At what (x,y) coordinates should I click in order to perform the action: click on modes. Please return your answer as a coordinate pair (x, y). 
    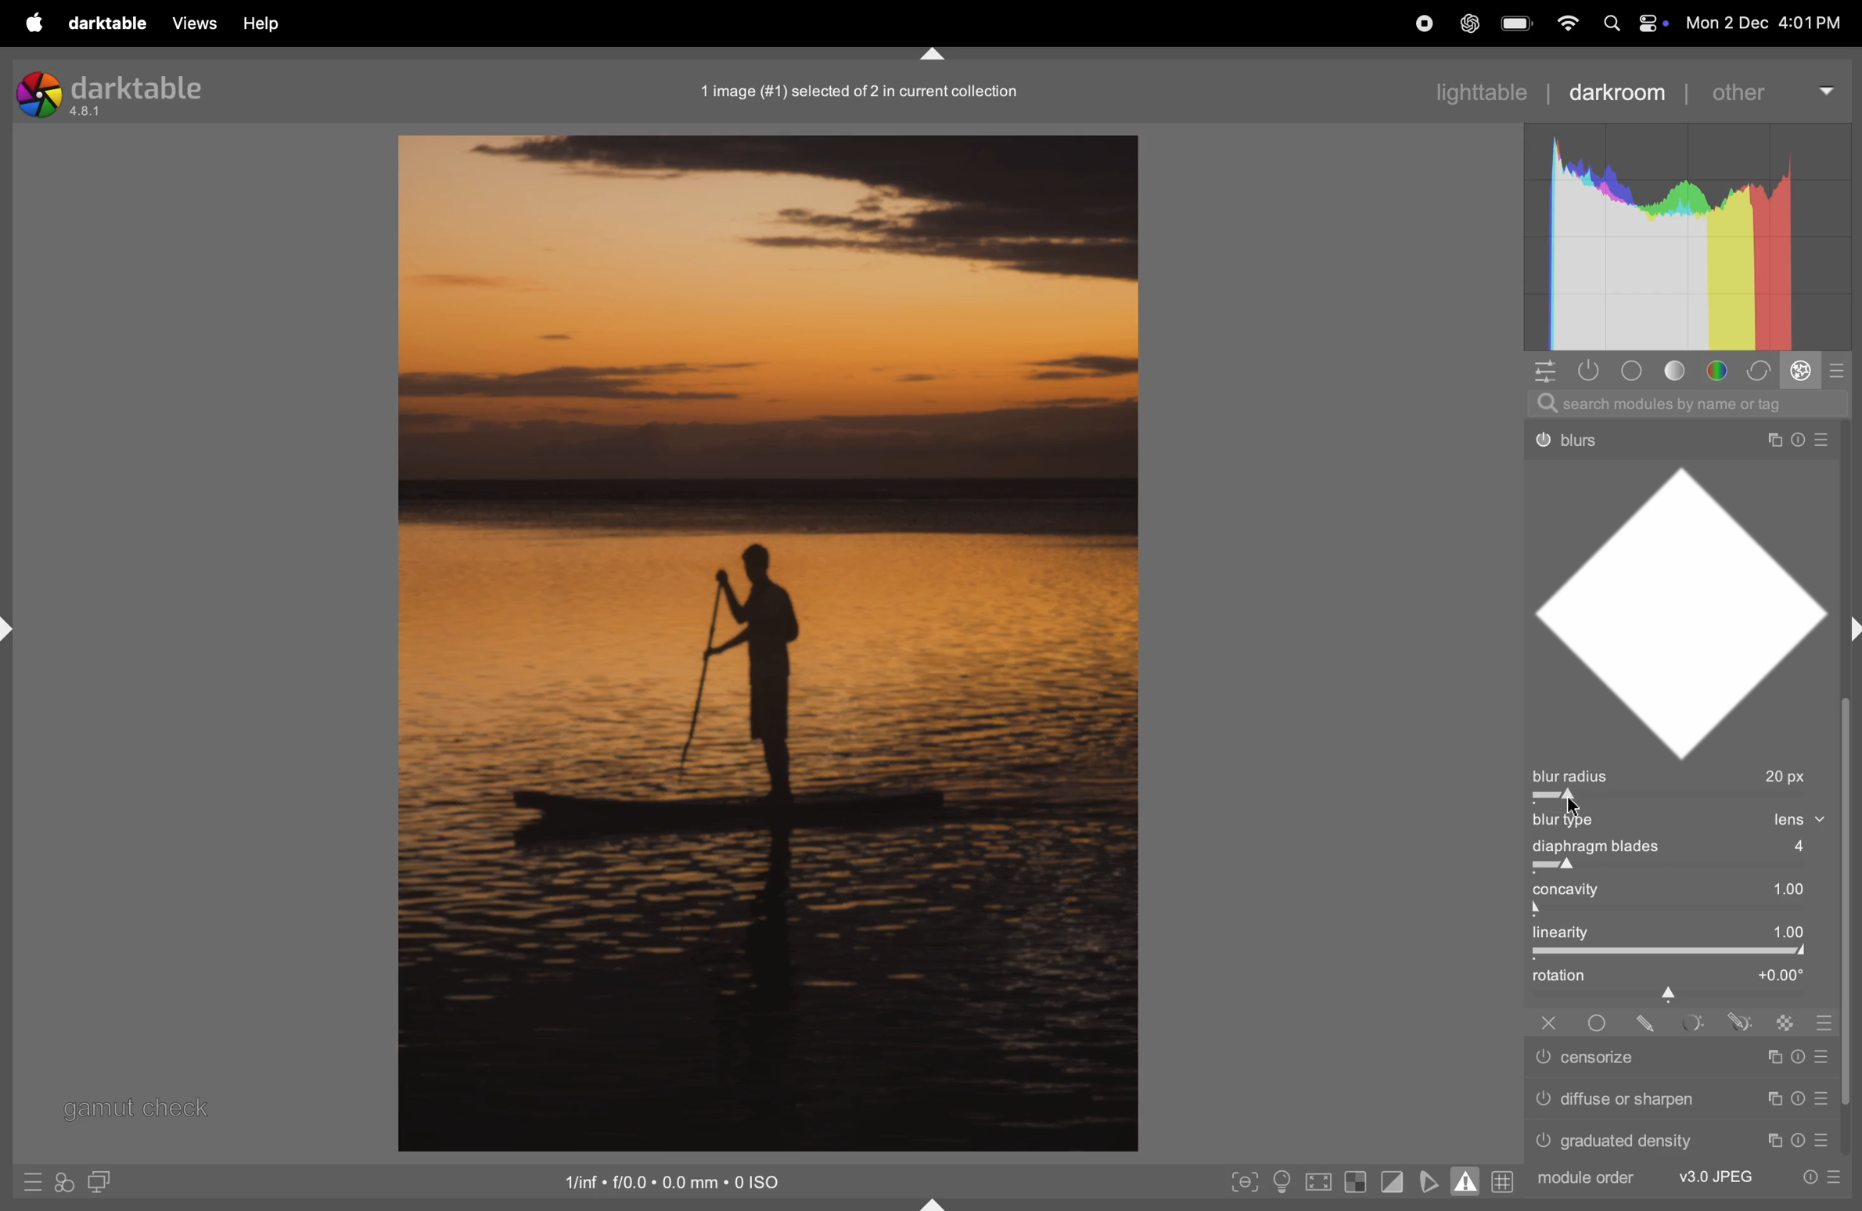
    Looking at the image, I should click on (1842, 369).